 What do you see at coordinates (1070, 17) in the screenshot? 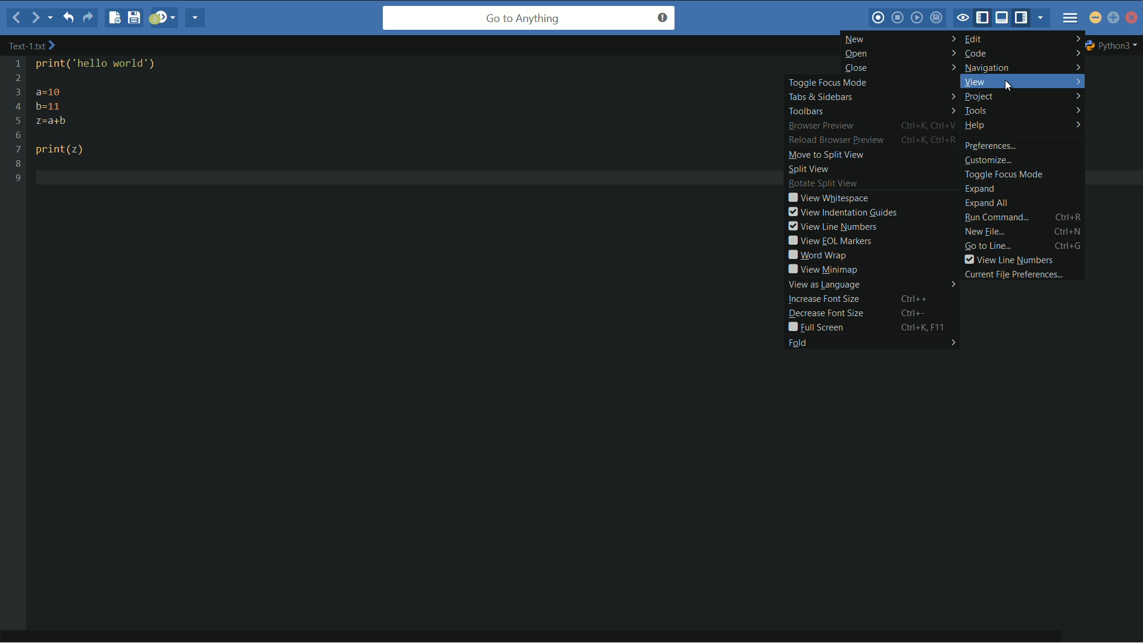
I see `menu` at bounding box center [1070, 17].